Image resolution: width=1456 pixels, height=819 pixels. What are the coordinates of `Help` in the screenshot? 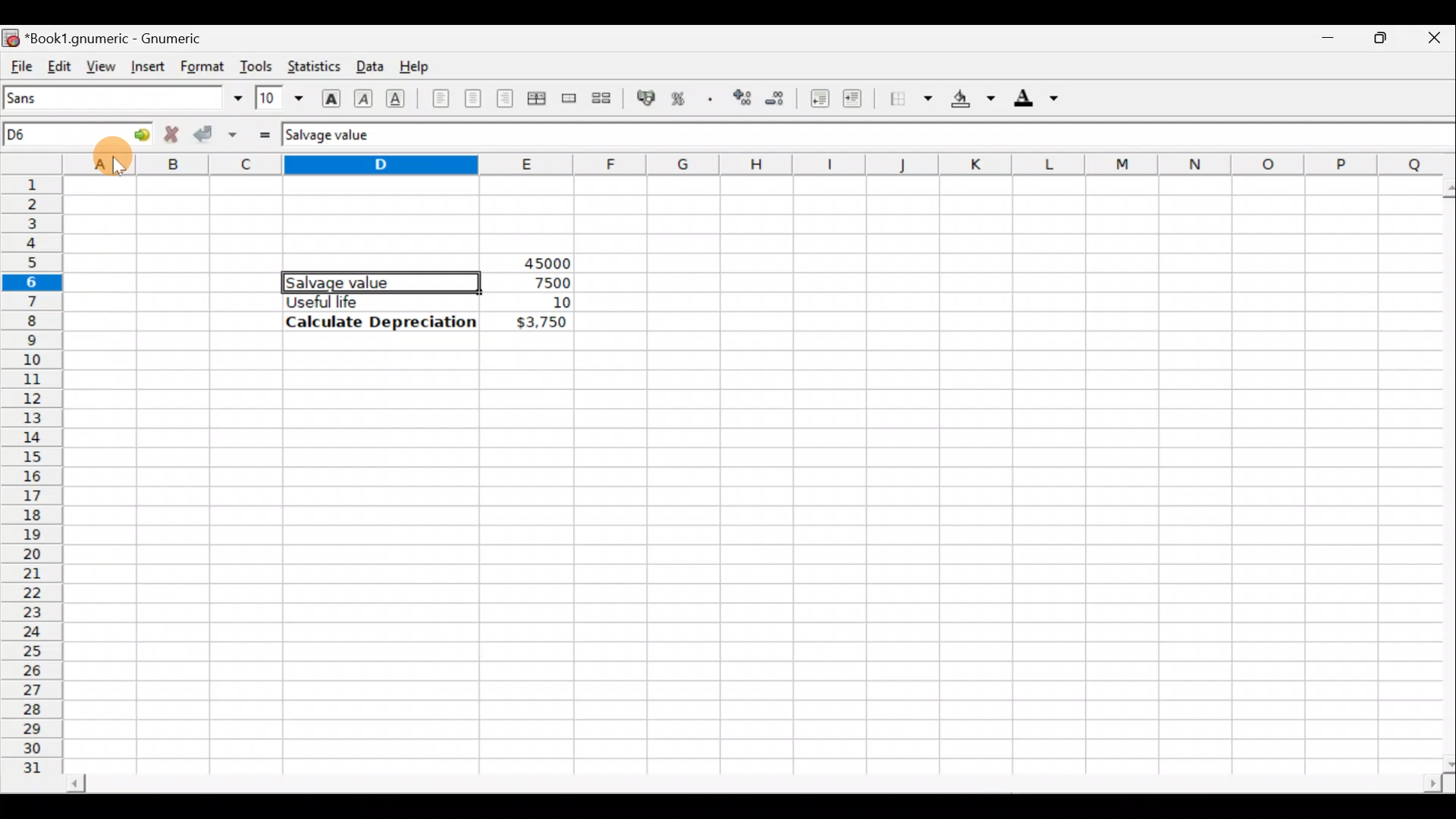 It's located at (419, 67).